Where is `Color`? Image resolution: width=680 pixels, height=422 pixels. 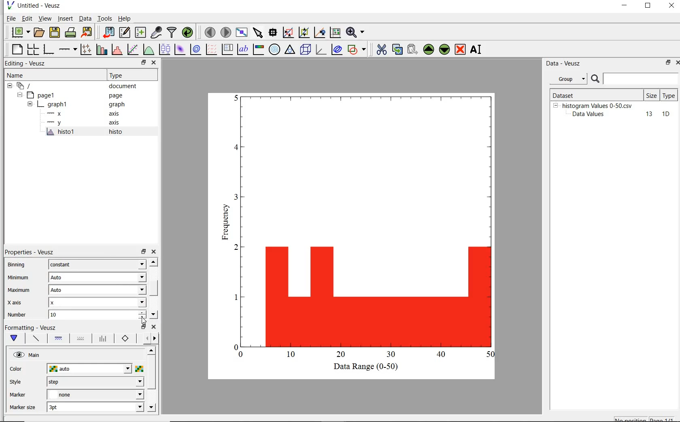
Color is located at coordinates (17, 369).